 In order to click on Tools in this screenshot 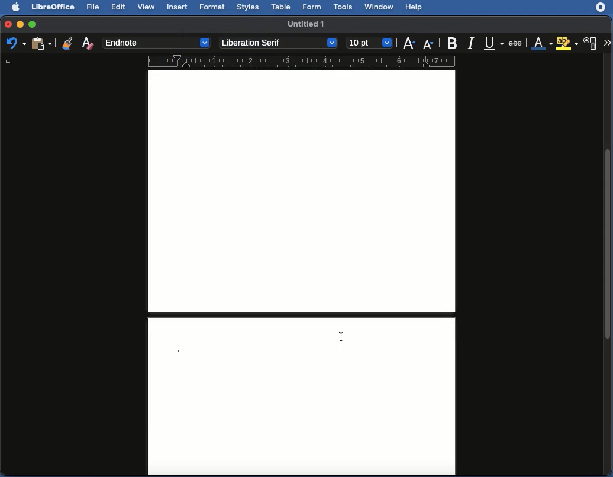, I will do `click(344, 7)`.